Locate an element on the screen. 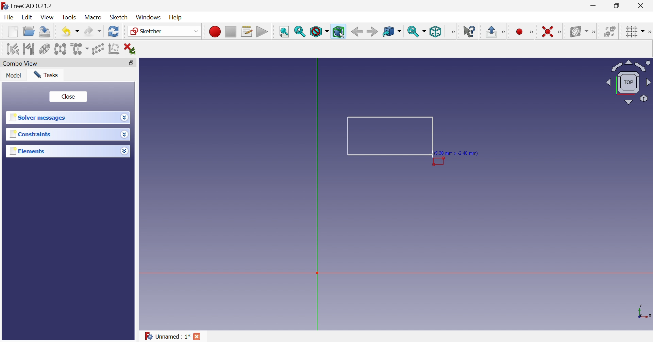  Draw style is located at coordinates (319, 31).